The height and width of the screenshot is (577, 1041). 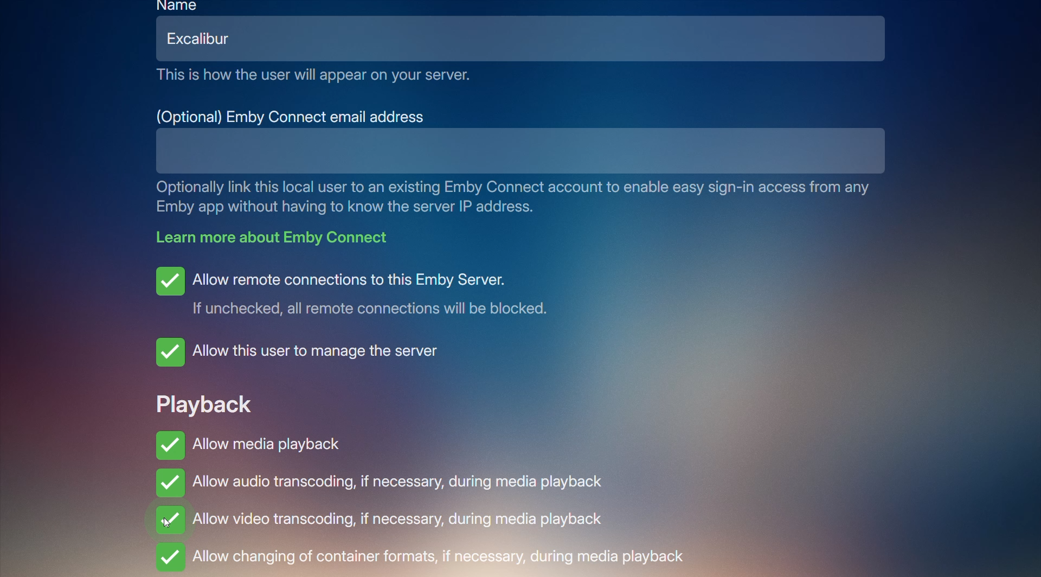 What do you see at coordinates (484, 151) in the screenshot?
I see `textbox` at bounding box center [484, 151].